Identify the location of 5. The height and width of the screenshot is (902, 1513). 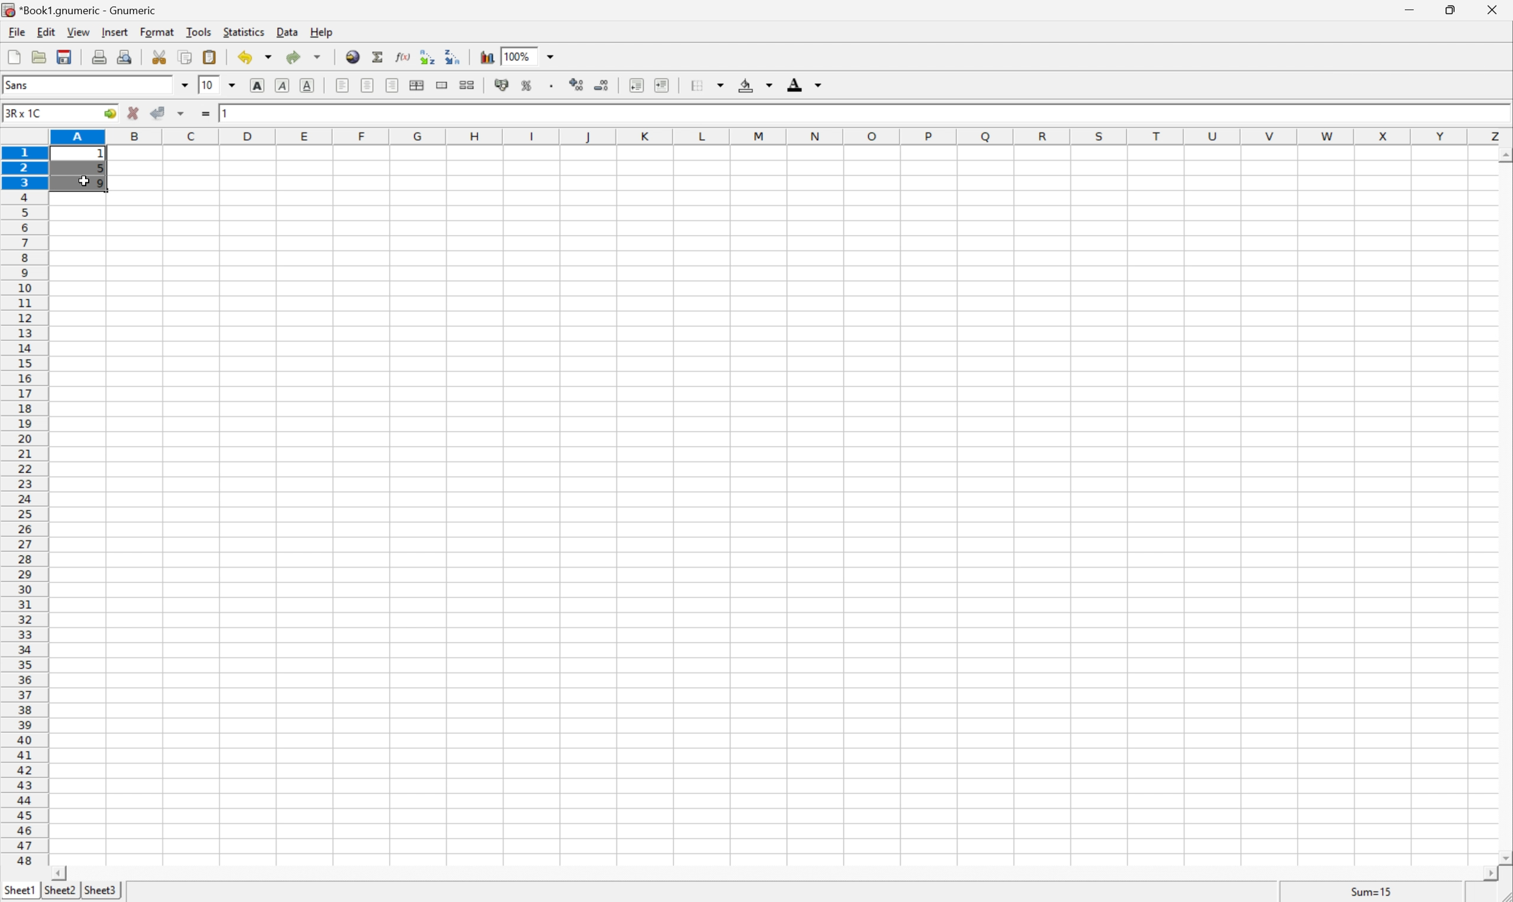
(100, 170).